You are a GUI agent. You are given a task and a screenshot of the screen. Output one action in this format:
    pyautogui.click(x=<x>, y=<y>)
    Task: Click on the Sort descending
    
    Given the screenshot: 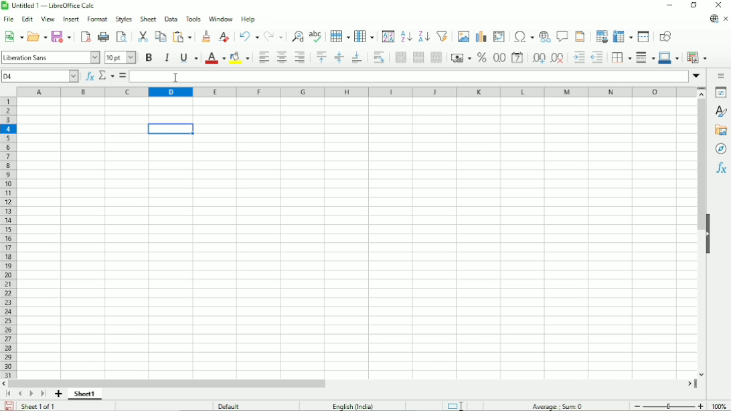 What is the action you would take?
    pyautogui.click(x=424, y=36)
    